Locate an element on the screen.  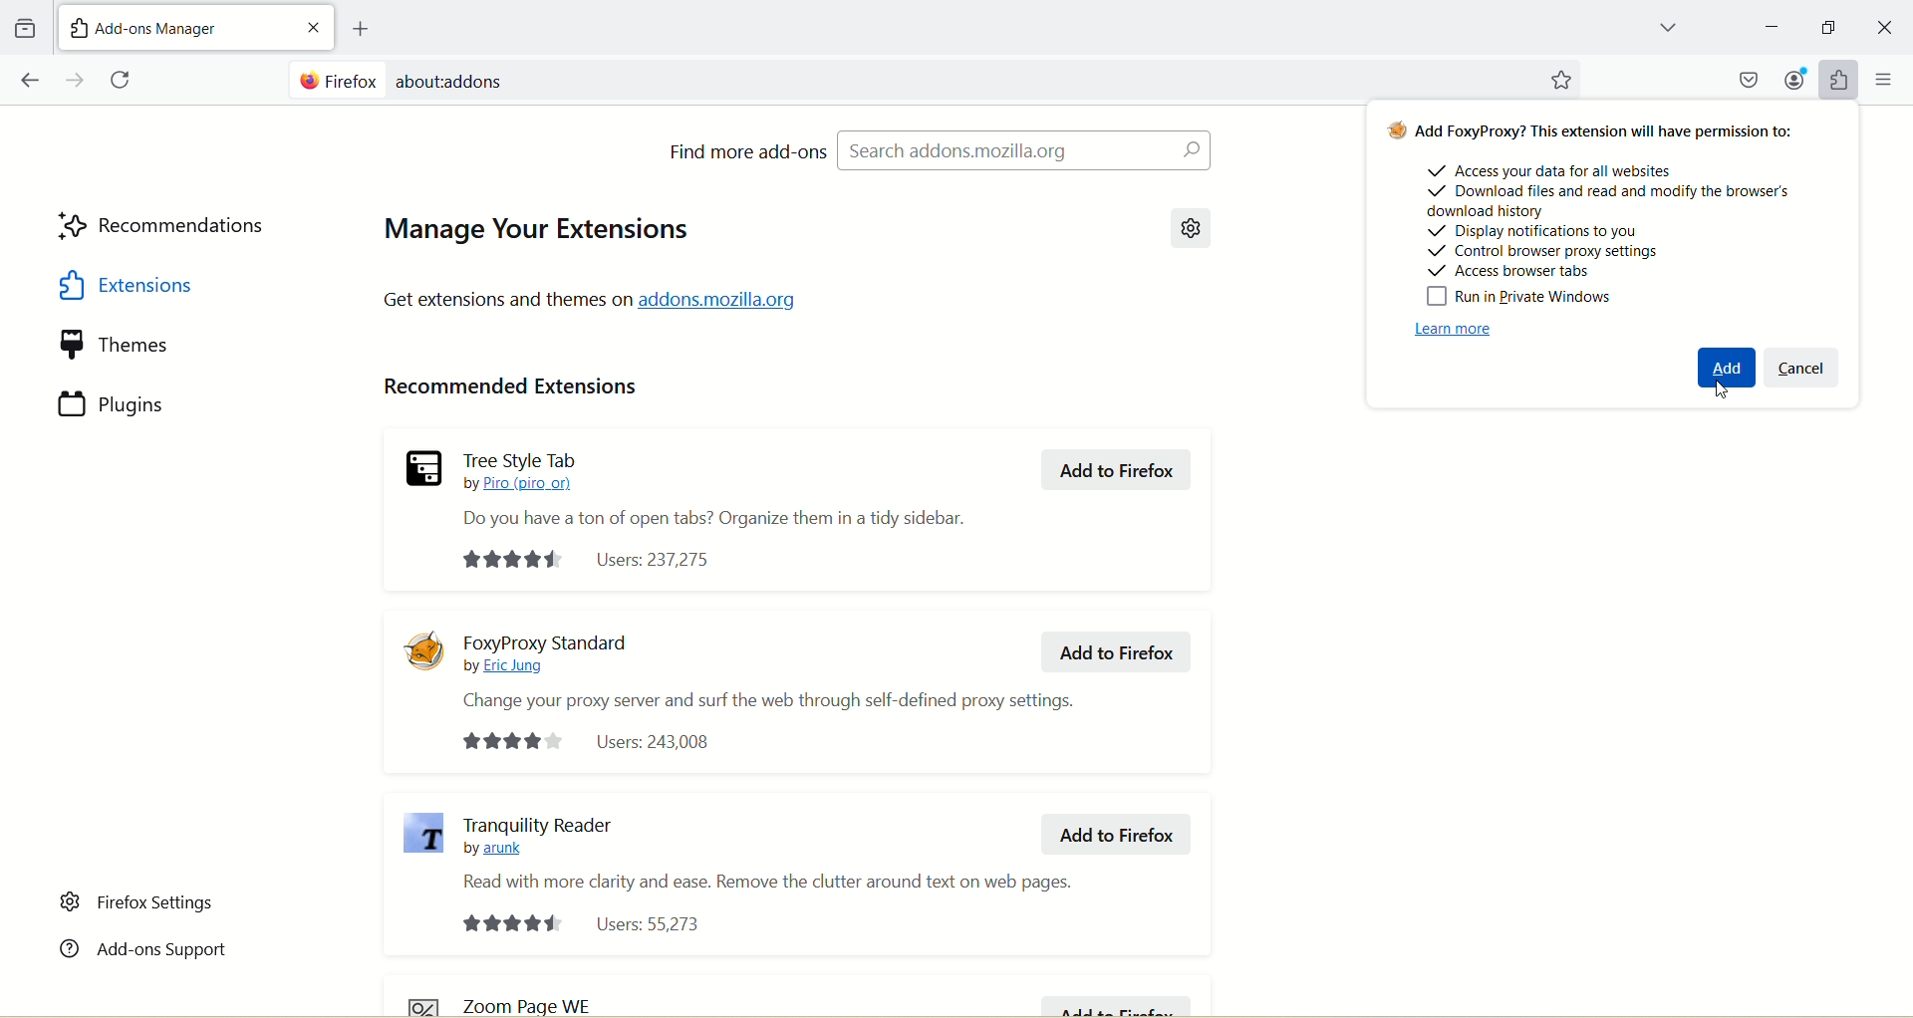
Search bar is located at coordinates (903, 77).